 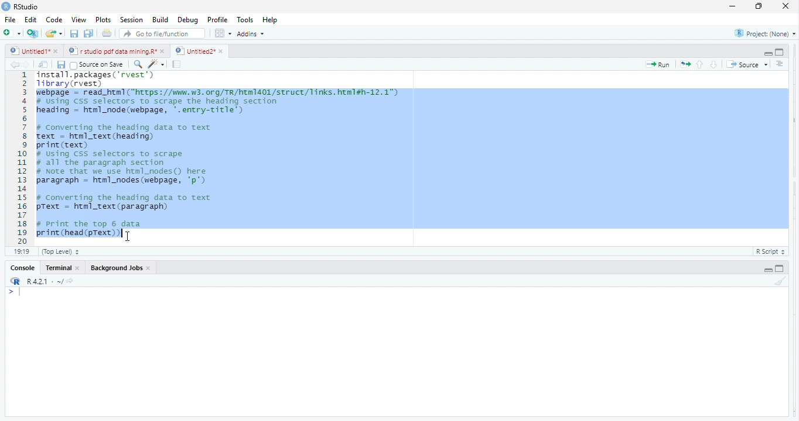 What do you see at coordinates (44, 65) in the screenshot?
I see `show in new window` at bounding box center [44, 65].